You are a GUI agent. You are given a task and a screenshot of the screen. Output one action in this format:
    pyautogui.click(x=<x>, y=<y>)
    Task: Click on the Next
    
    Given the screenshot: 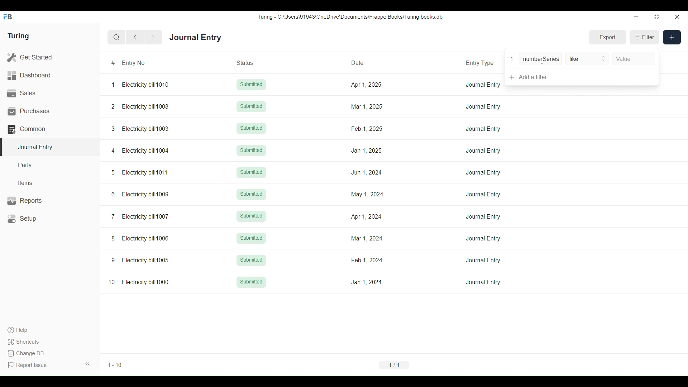 What is the action you would take?
    pyautogui.click(x=153, y=38)
    